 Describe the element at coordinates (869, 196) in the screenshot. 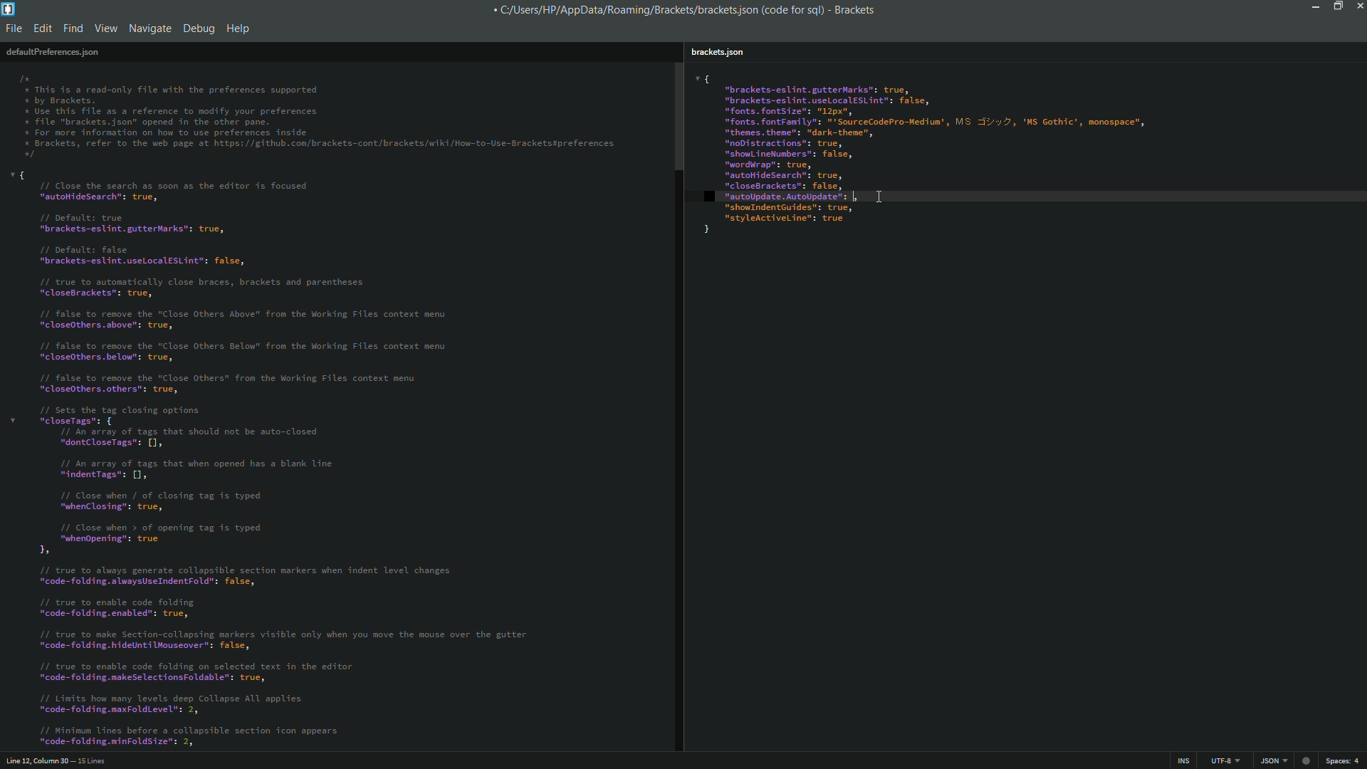

I see `cursor` at that location.